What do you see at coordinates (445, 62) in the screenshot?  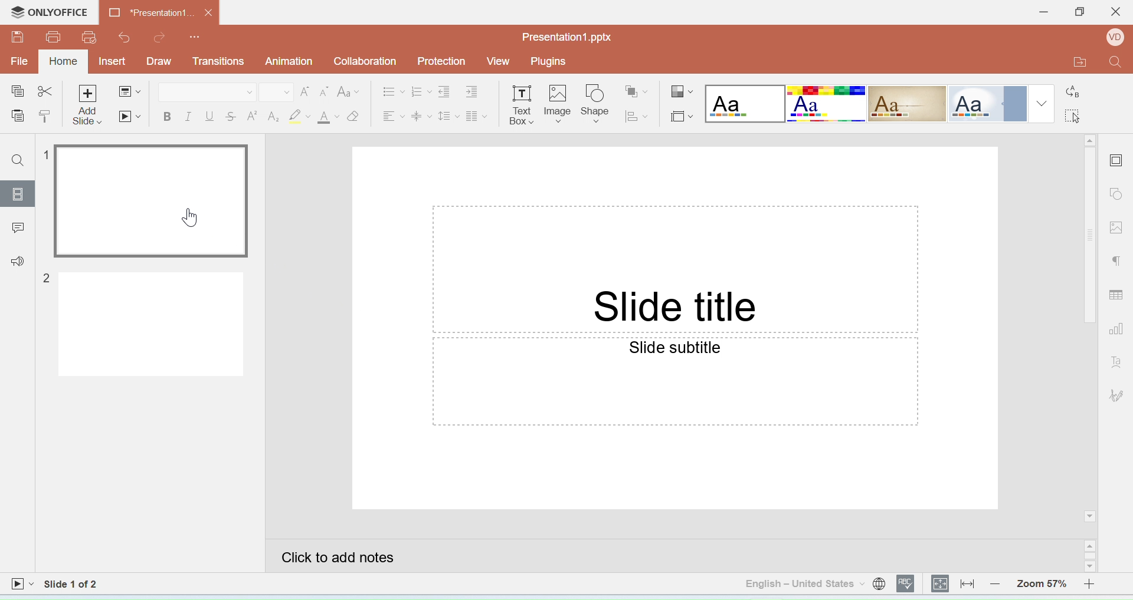 I see `Protection` at bounding box center [445, 62].